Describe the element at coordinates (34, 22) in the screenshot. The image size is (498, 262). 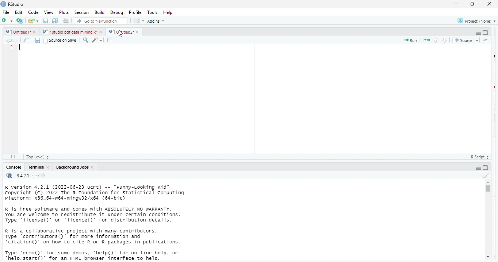
I see `open an existing file` at that location.